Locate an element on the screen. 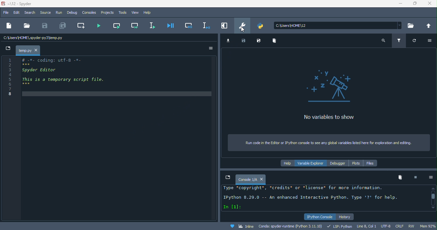 This screenshot has width=437, height=230. save is located at coordinates (246, 40).